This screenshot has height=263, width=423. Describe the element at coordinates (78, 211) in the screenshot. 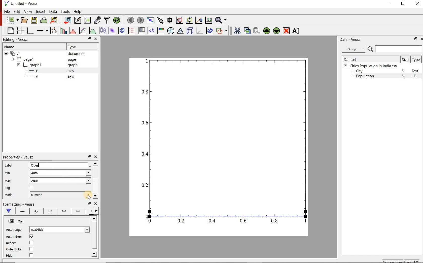

I see `minor ticks` at that location.